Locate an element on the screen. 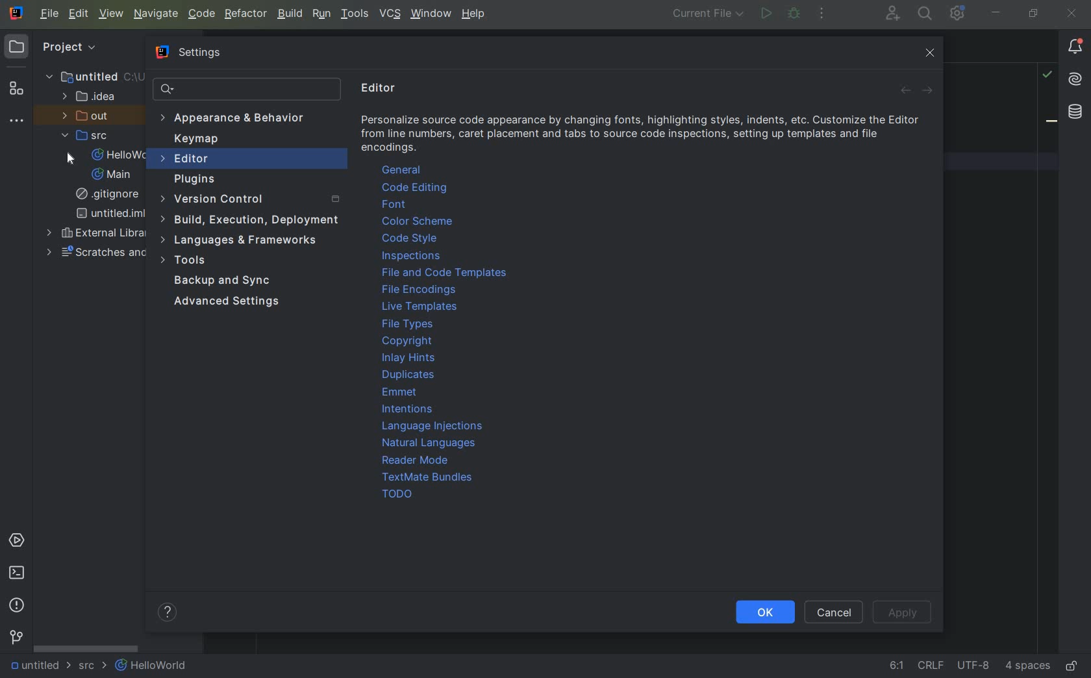  TOOLS is located at coordinates (355, 15).